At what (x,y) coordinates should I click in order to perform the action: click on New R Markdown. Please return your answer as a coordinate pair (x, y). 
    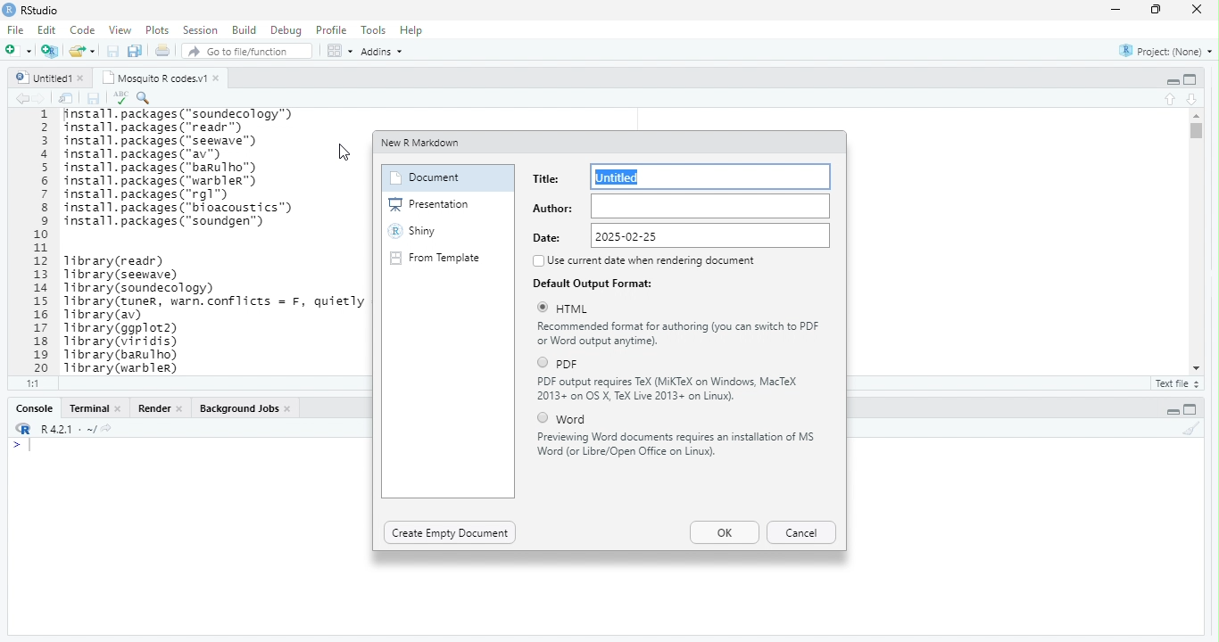
    Looking at the image, I should click on (422, 144).